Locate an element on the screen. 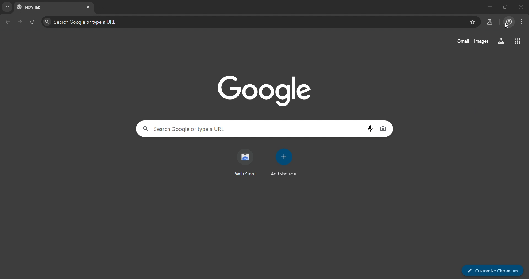  google is located at coordinates (267, 92).